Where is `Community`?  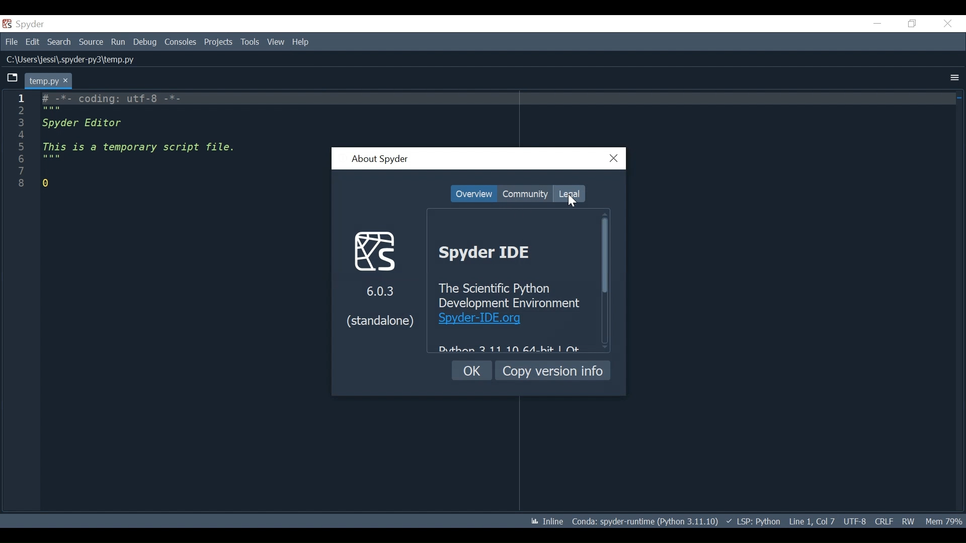
Community is located at coordinates (525, 194).